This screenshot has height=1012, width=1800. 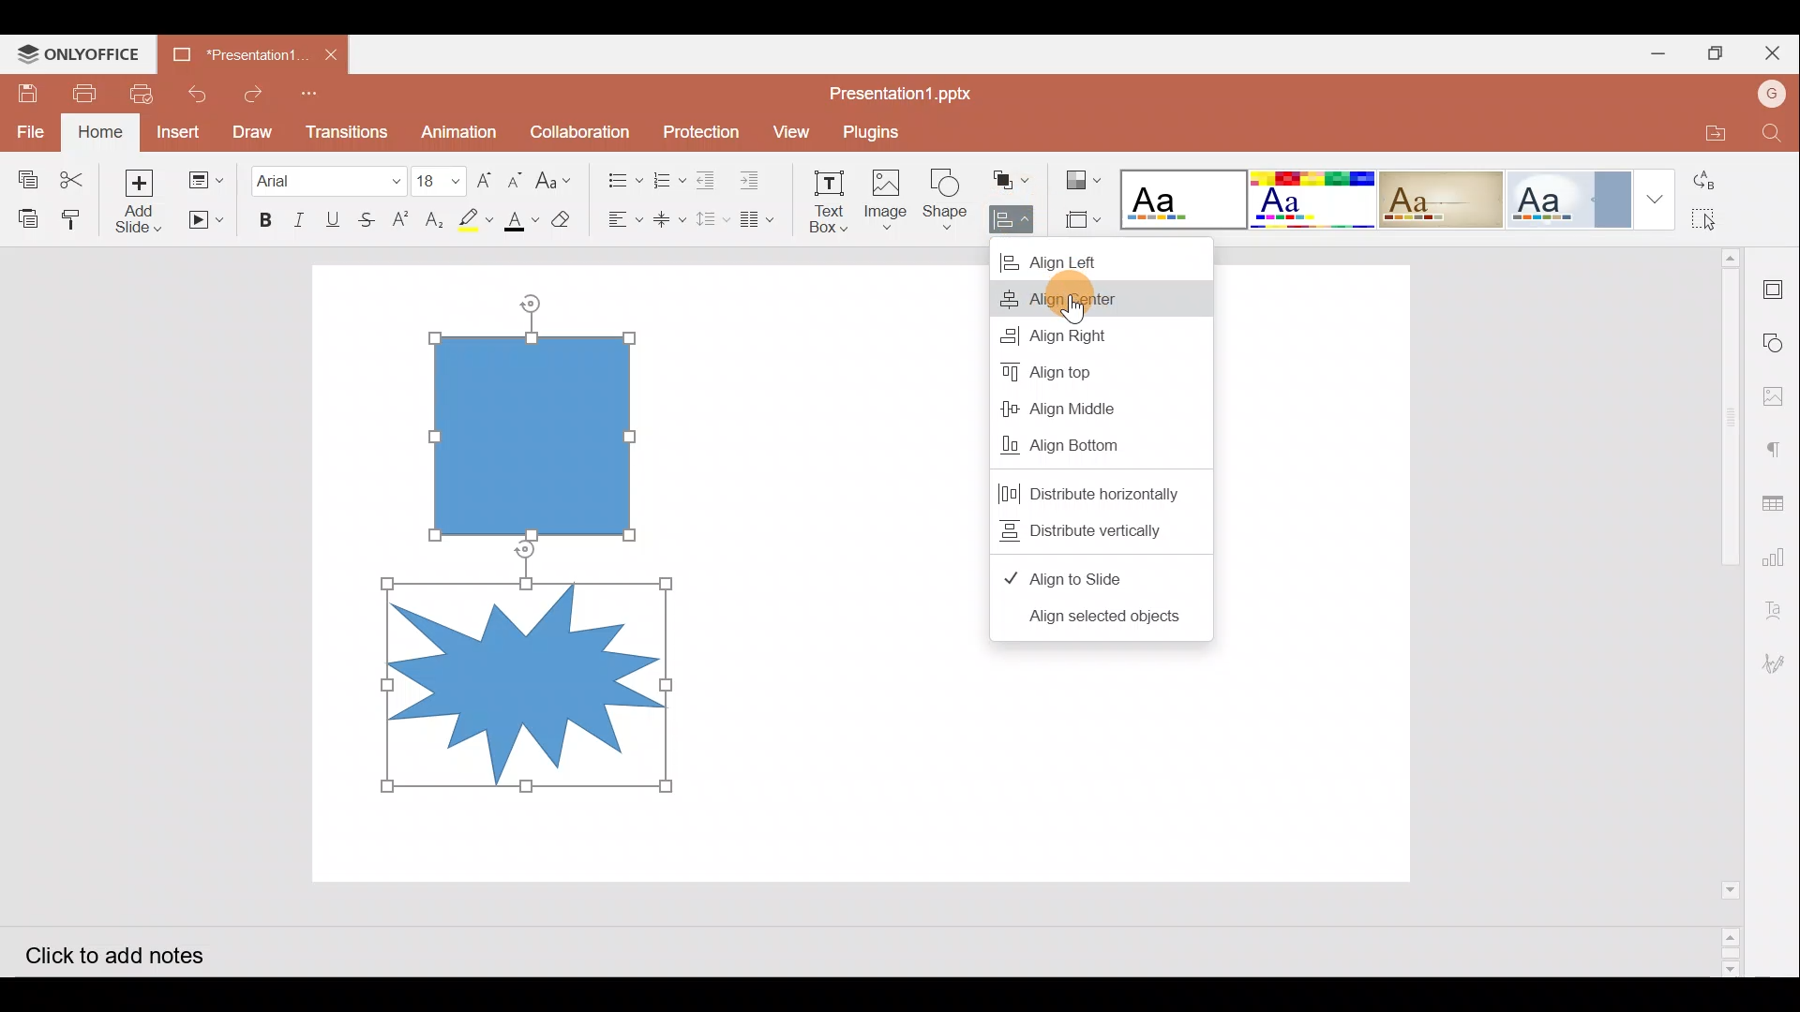 What do you see at coordinates (712, 220) in the screenshot?
I see `Line spacing` at bounding box center [712, 220].